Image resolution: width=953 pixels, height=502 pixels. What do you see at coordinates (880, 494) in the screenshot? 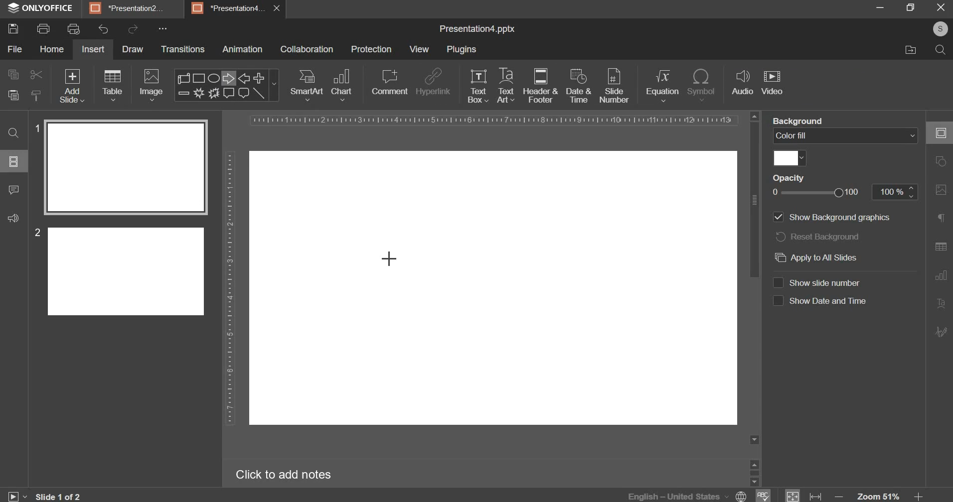
I see `zoom` at bounding box center [880, 494].